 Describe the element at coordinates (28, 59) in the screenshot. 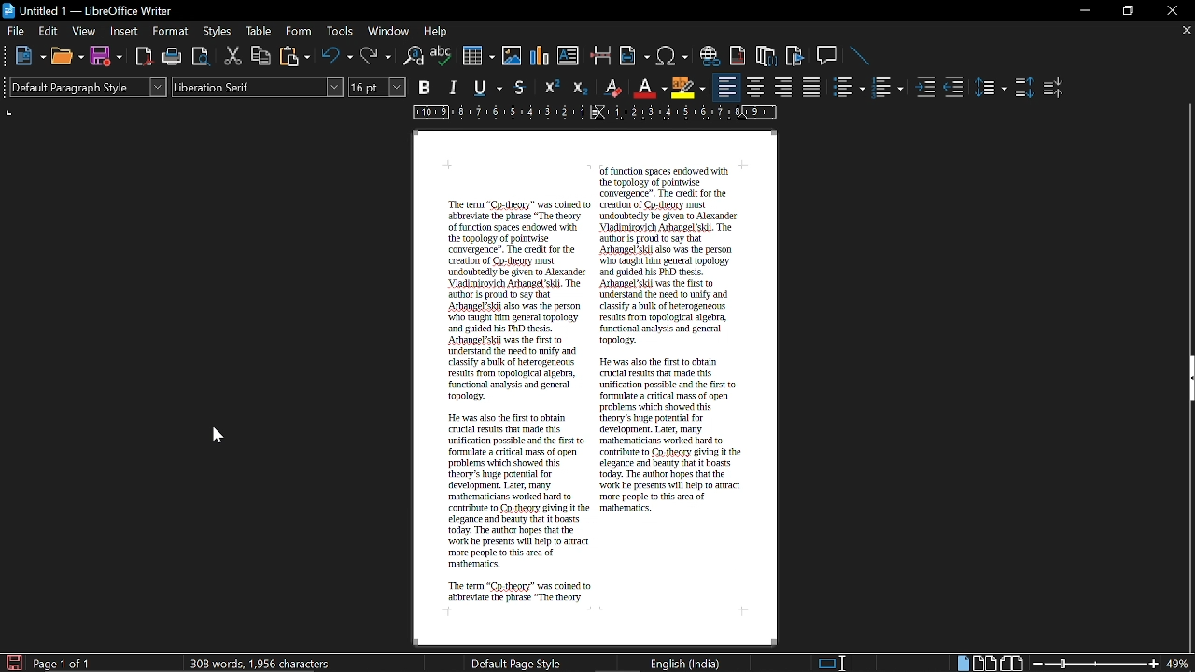

I see `New` at that location.